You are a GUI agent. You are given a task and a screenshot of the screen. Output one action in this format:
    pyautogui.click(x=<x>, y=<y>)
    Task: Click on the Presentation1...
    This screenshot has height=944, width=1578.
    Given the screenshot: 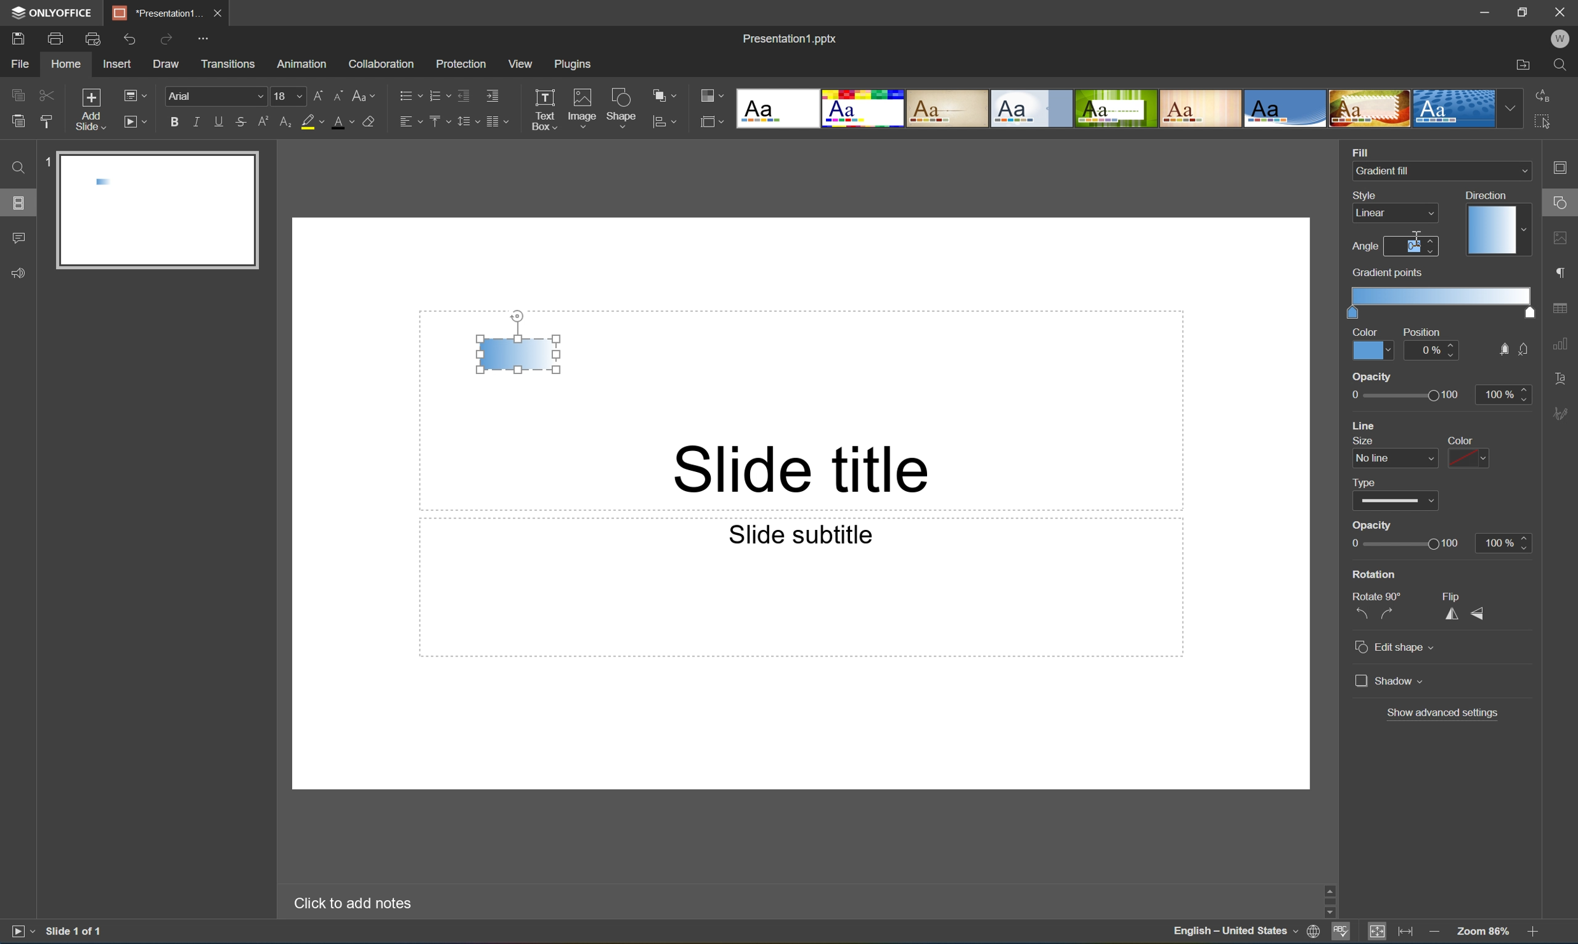 What is the action you would take?
    pyautogui.click(x=153, y=13)
    